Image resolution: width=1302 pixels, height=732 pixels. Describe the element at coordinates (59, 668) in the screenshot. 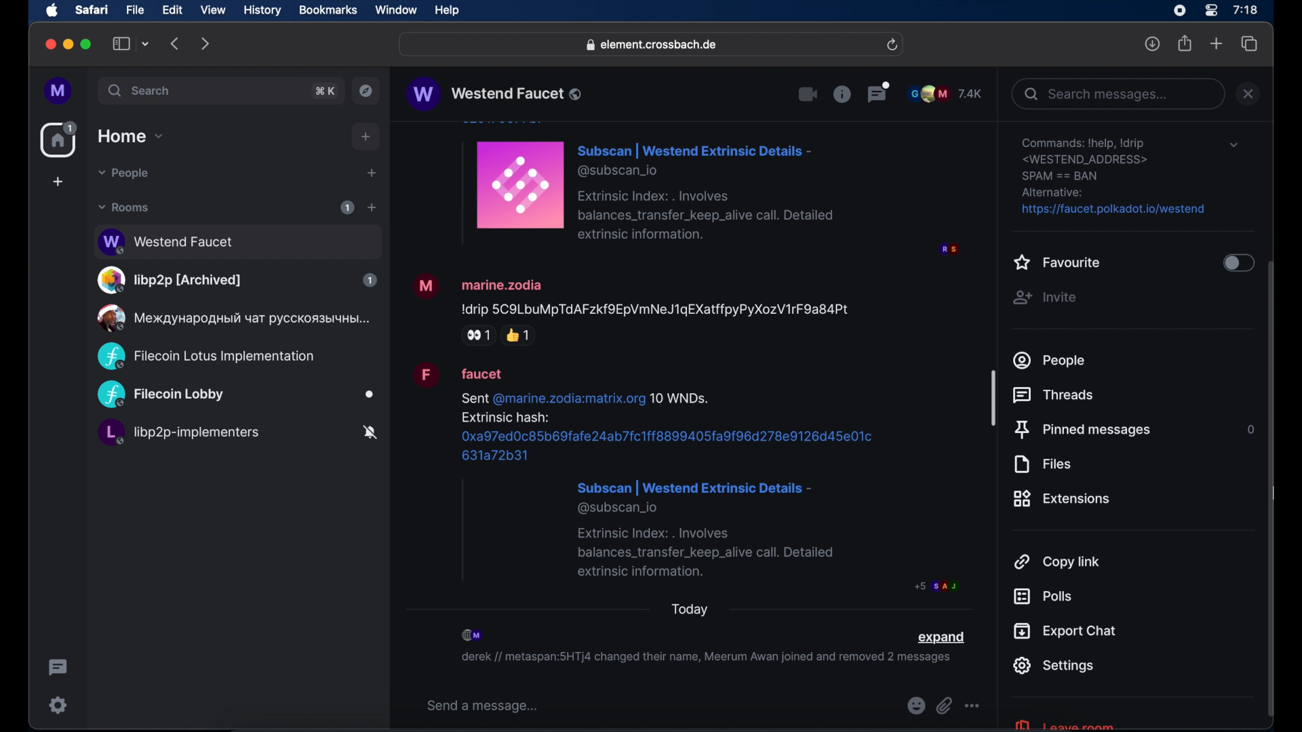

I see `thread activity` at that location.